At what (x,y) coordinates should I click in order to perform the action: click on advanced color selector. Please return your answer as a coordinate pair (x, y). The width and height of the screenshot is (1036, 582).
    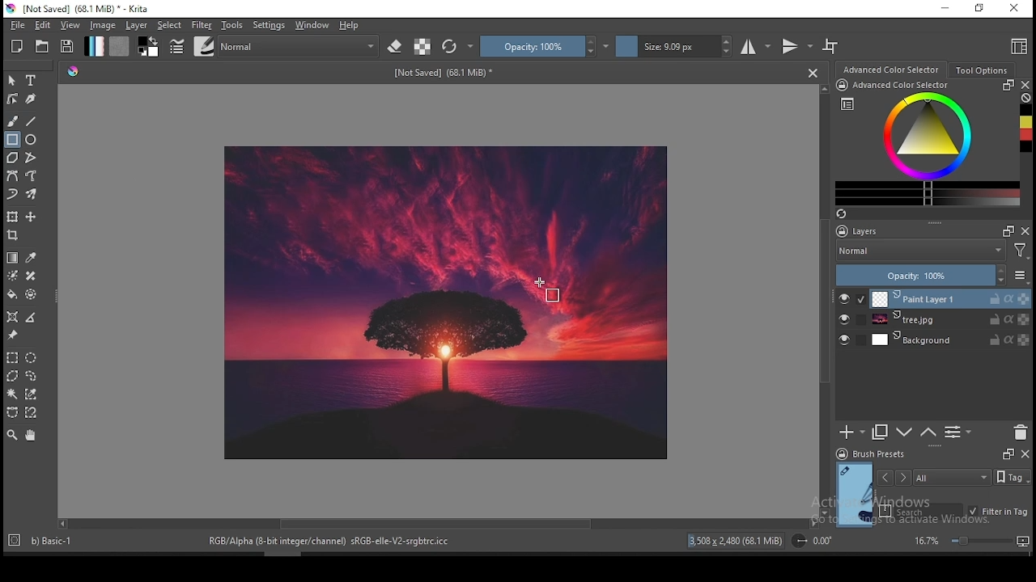
    Looking at the image, I should click on (928, 143).